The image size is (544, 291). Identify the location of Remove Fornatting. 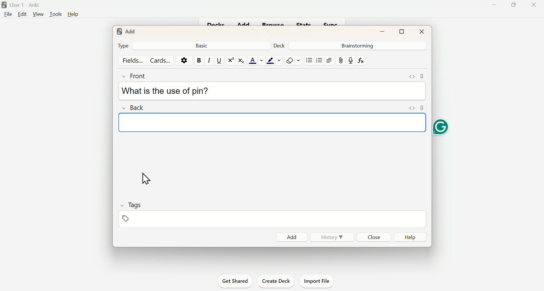
(289, 60).